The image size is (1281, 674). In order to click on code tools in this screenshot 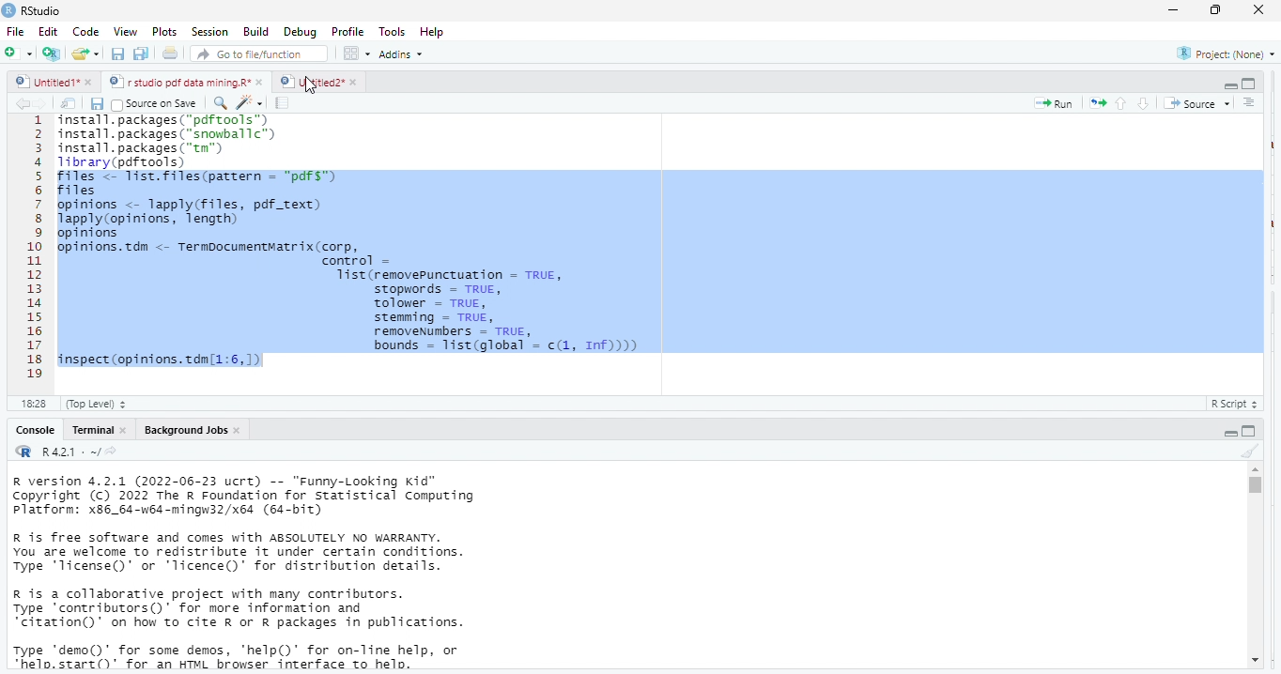, I will do `click(249, 101)`.